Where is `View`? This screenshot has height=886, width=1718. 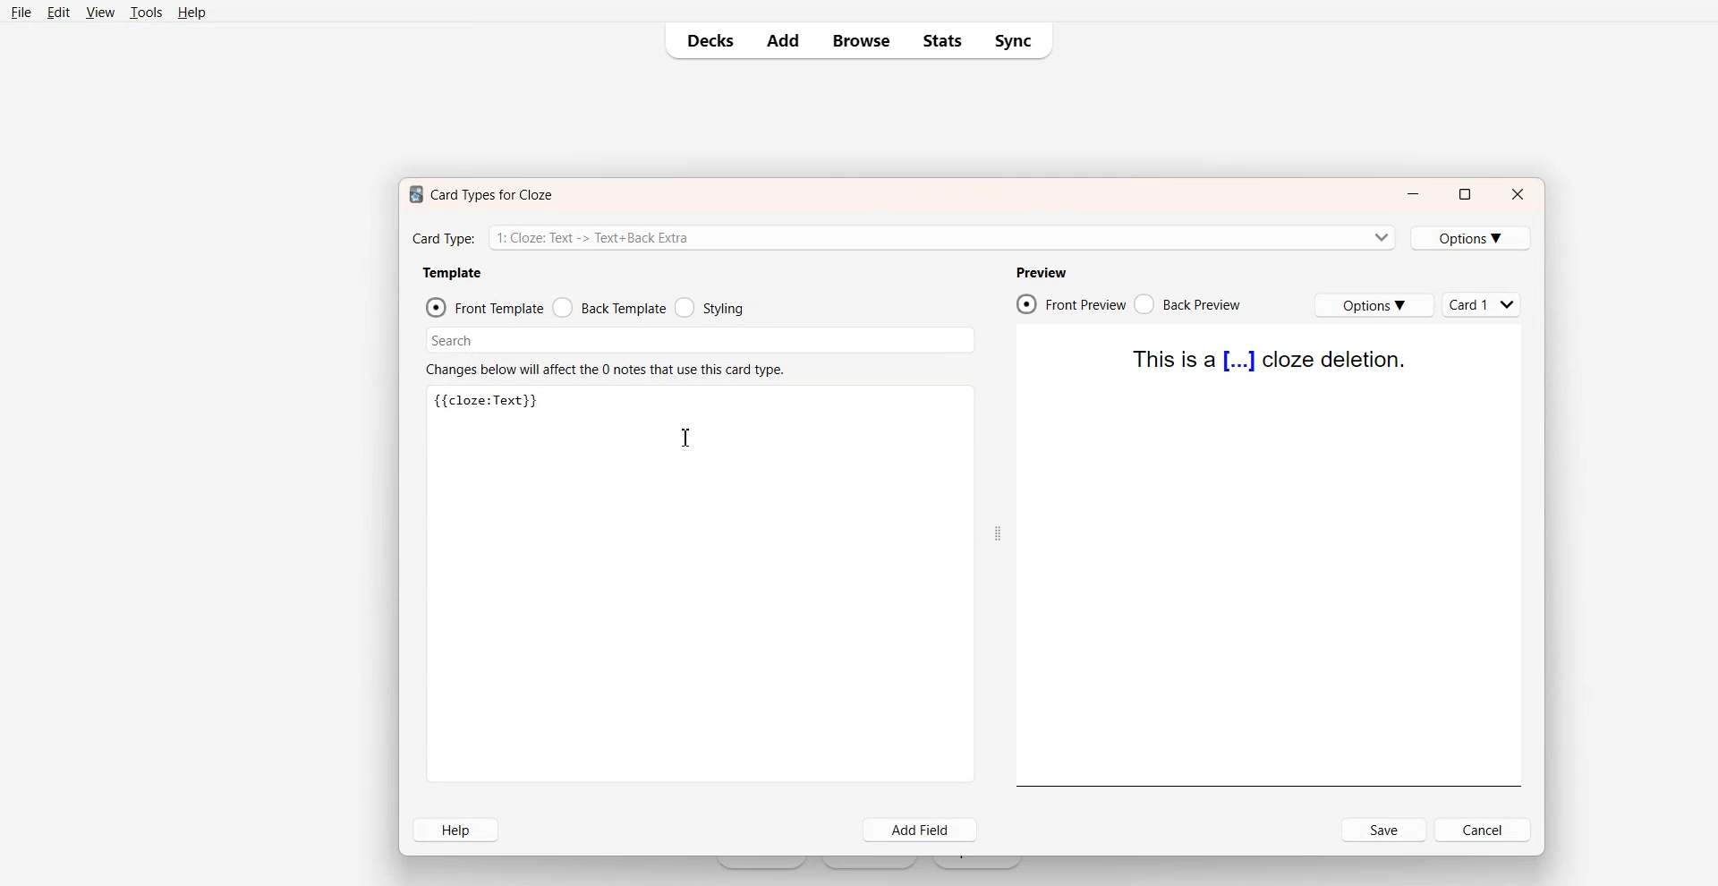
View is located at coordinates (99, 12).